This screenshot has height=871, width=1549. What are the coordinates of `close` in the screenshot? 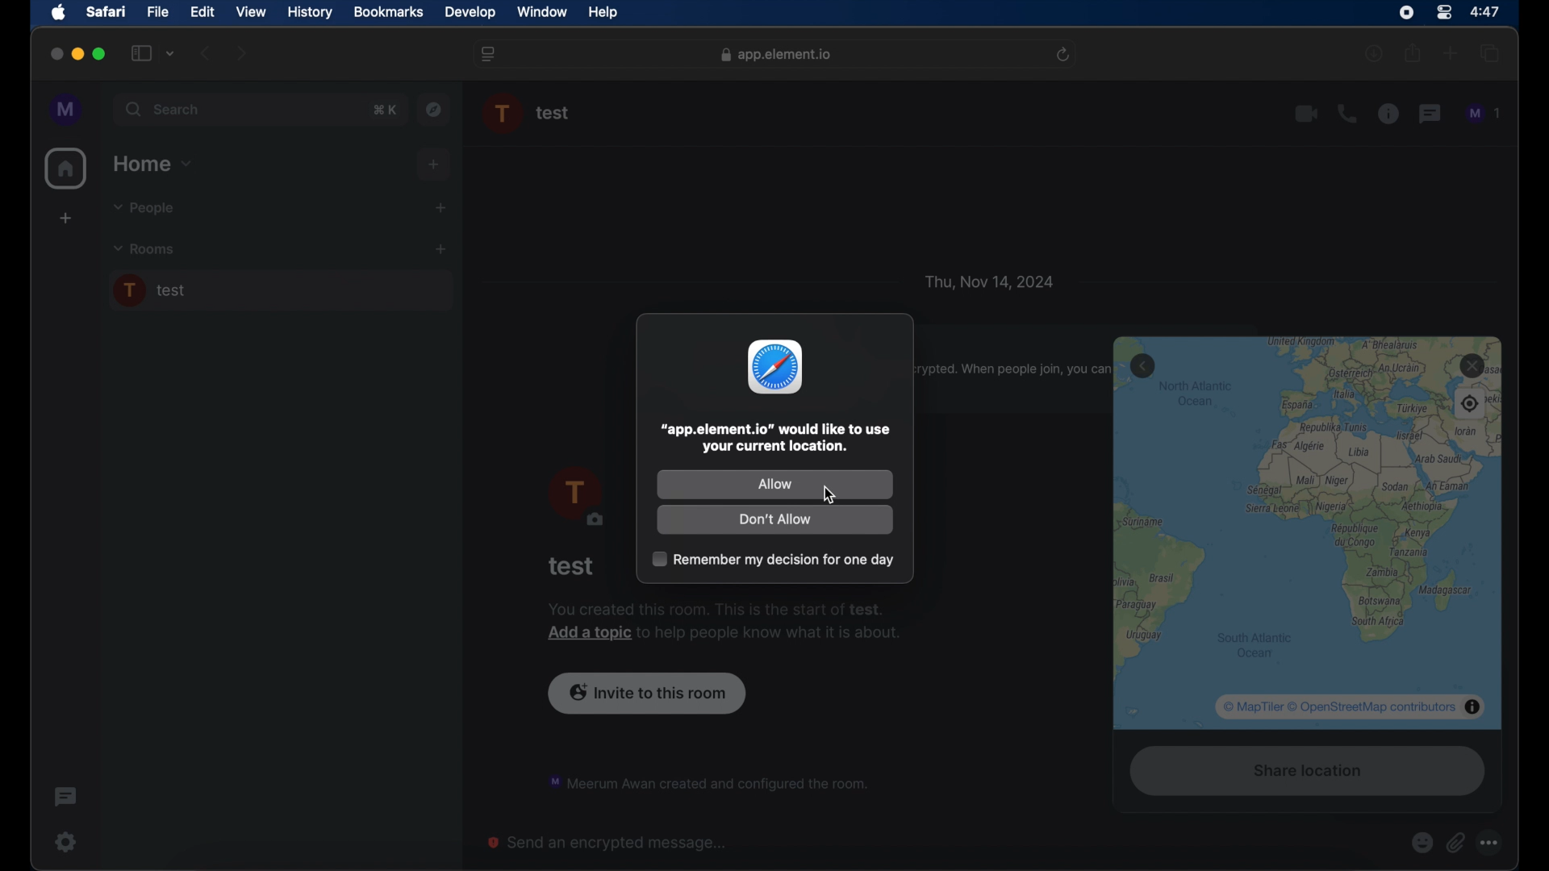 It's located at (55, 54).